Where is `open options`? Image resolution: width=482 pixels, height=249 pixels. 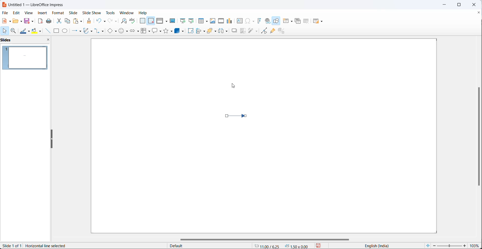
open options is located at coordinates (17, 21).